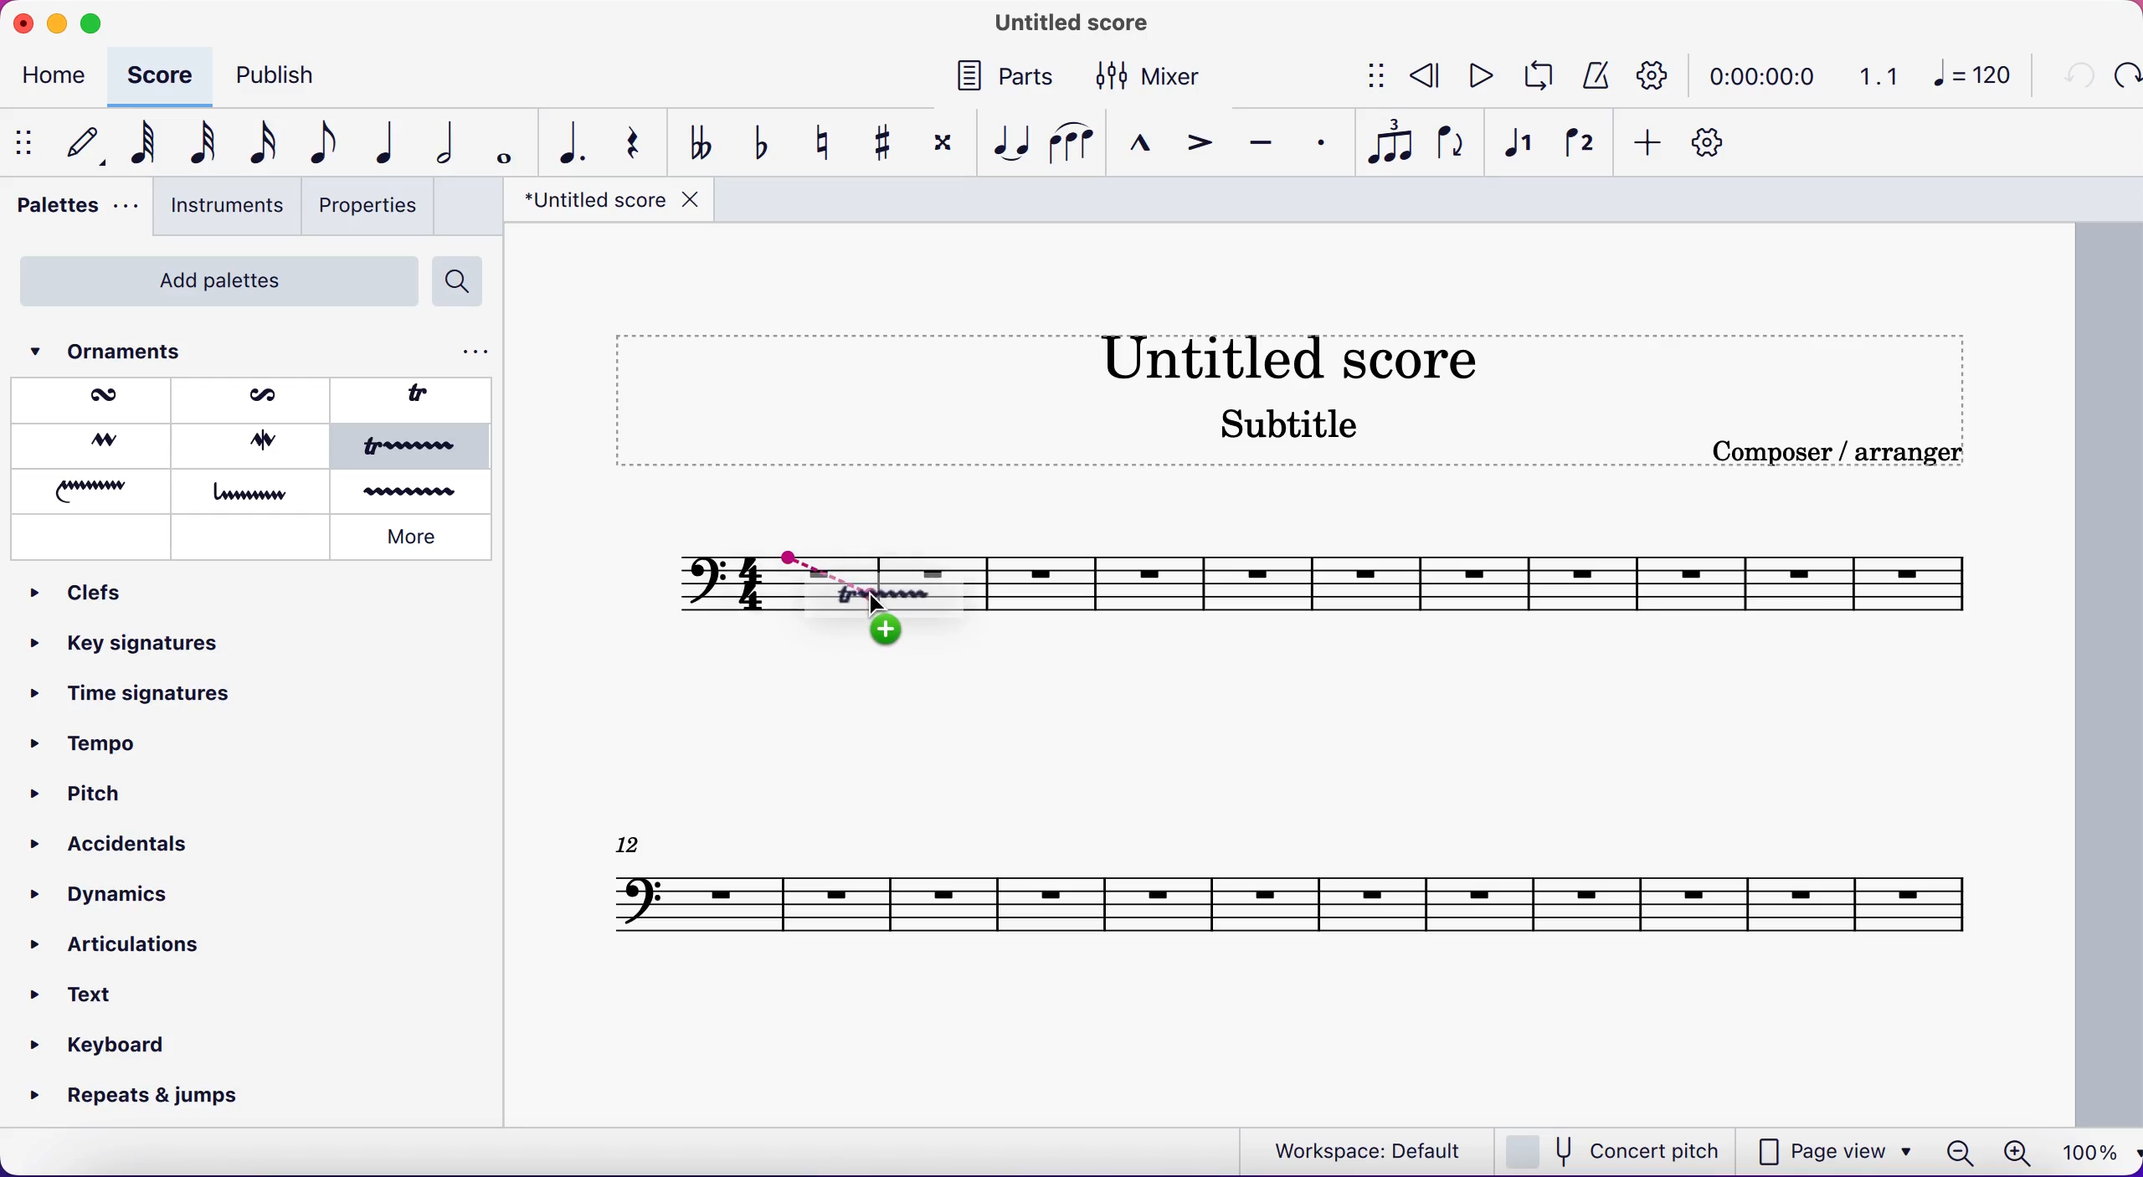  Describe the element at coordinates (1143, 144) in the screenshot. I see `marcato` at that location.